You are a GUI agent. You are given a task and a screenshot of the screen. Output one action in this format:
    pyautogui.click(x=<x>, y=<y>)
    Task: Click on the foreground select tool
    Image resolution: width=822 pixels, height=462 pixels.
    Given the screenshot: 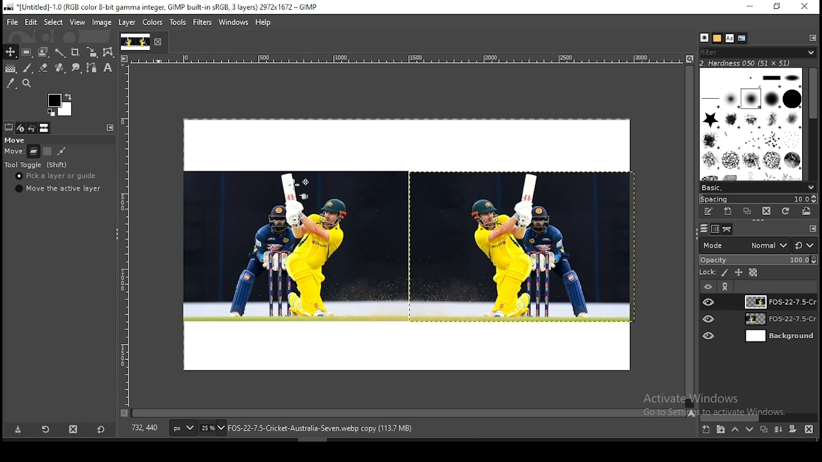 What is the action you would take?
    pyautogui.click(x=44, y=51)
    